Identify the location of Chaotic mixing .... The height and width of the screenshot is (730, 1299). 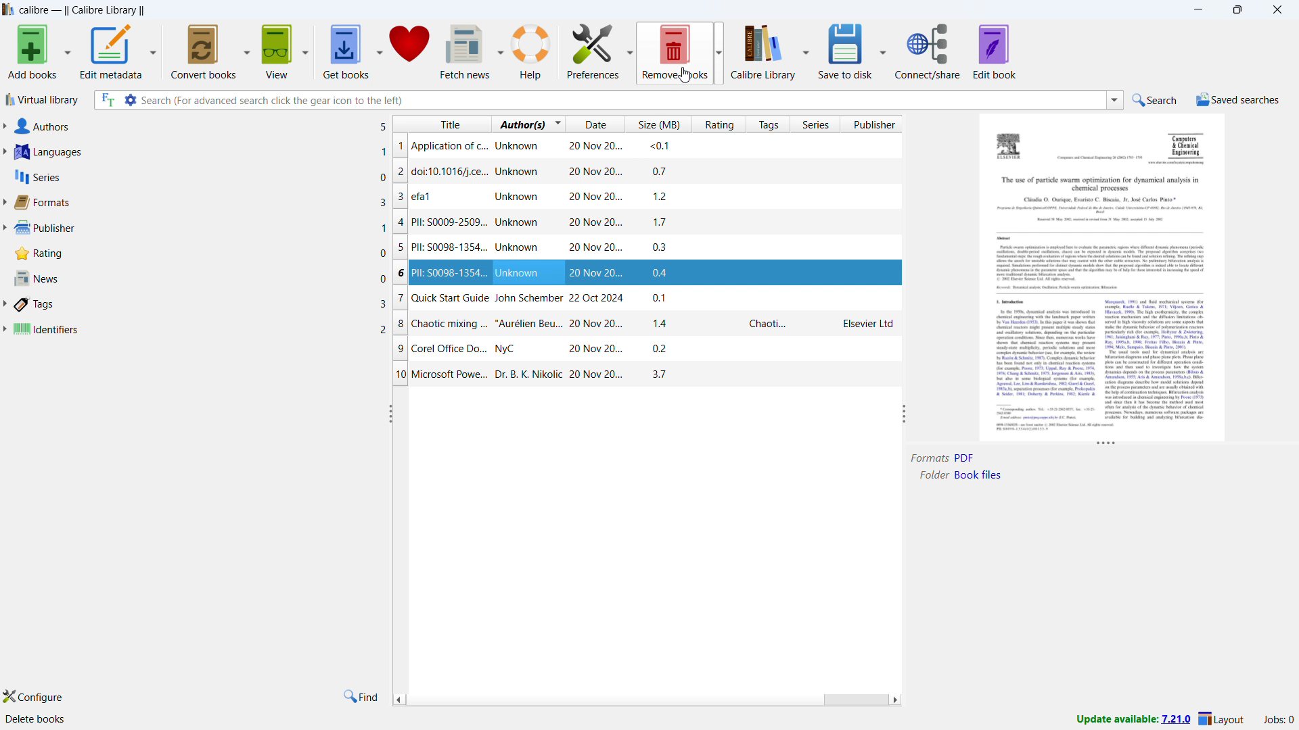
(651, 323).